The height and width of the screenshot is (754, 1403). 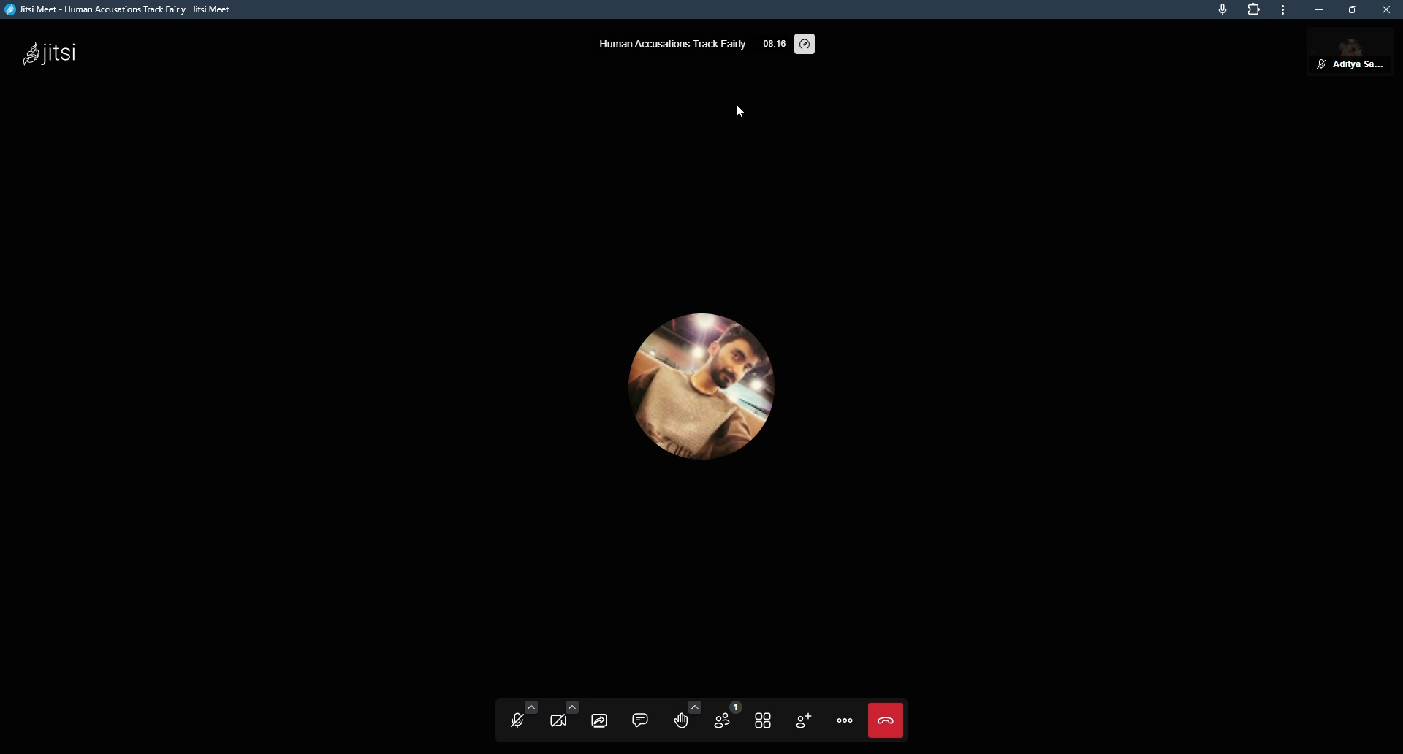 What do you see at coordinates (886, 717) in the screenshot?
I see `leave meet` at bounding box center [886, 717].